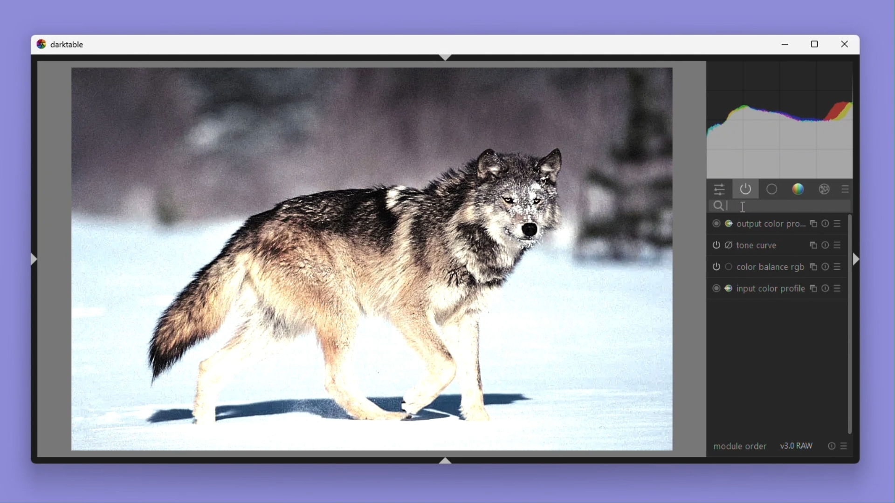  What do you see at coordinates (829, 446) in the screenshot?
I see `reset option` at bounding box center [829, 446].